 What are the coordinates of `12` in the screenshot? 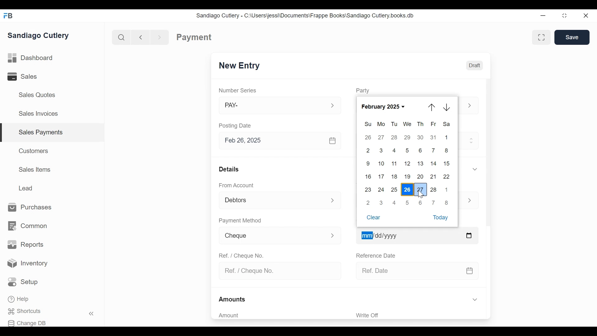 It's located at (408, 164).